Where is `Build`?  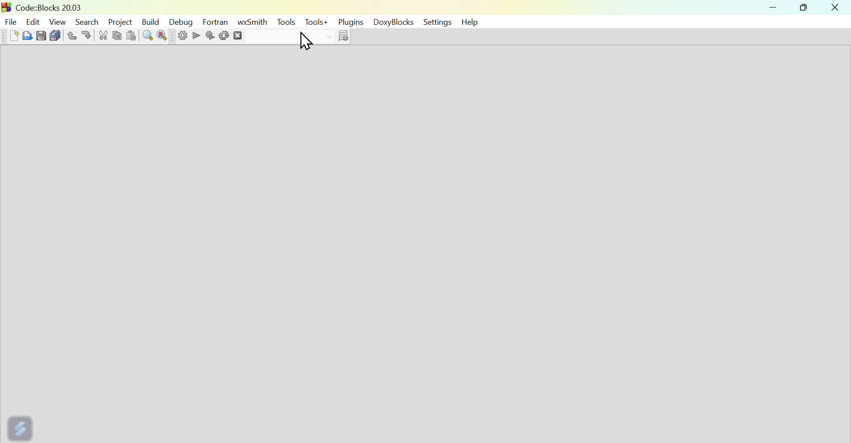 Build is located at coordinates (153, 20).